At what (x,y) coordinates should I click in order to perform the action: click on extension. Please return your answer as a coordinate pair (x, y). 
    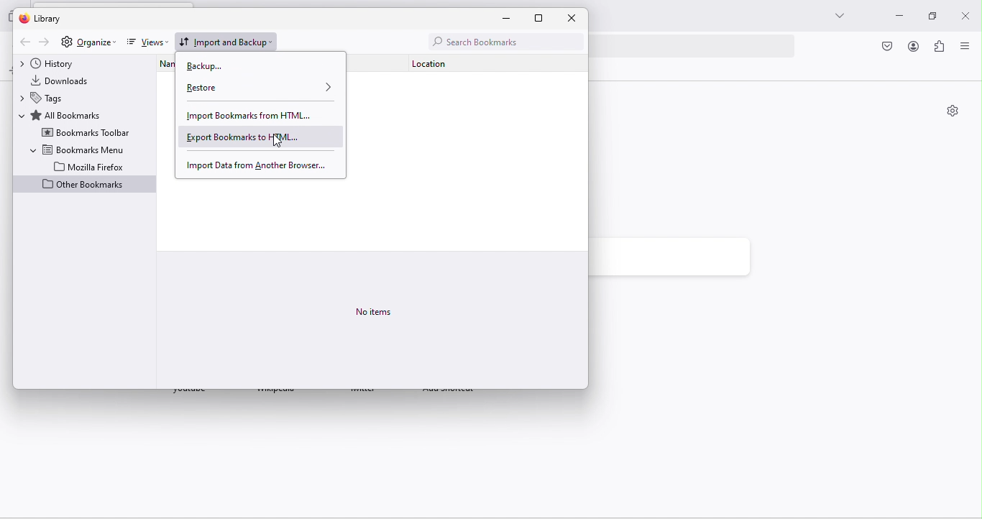
    Looking at the image, I should click on (940, 48).